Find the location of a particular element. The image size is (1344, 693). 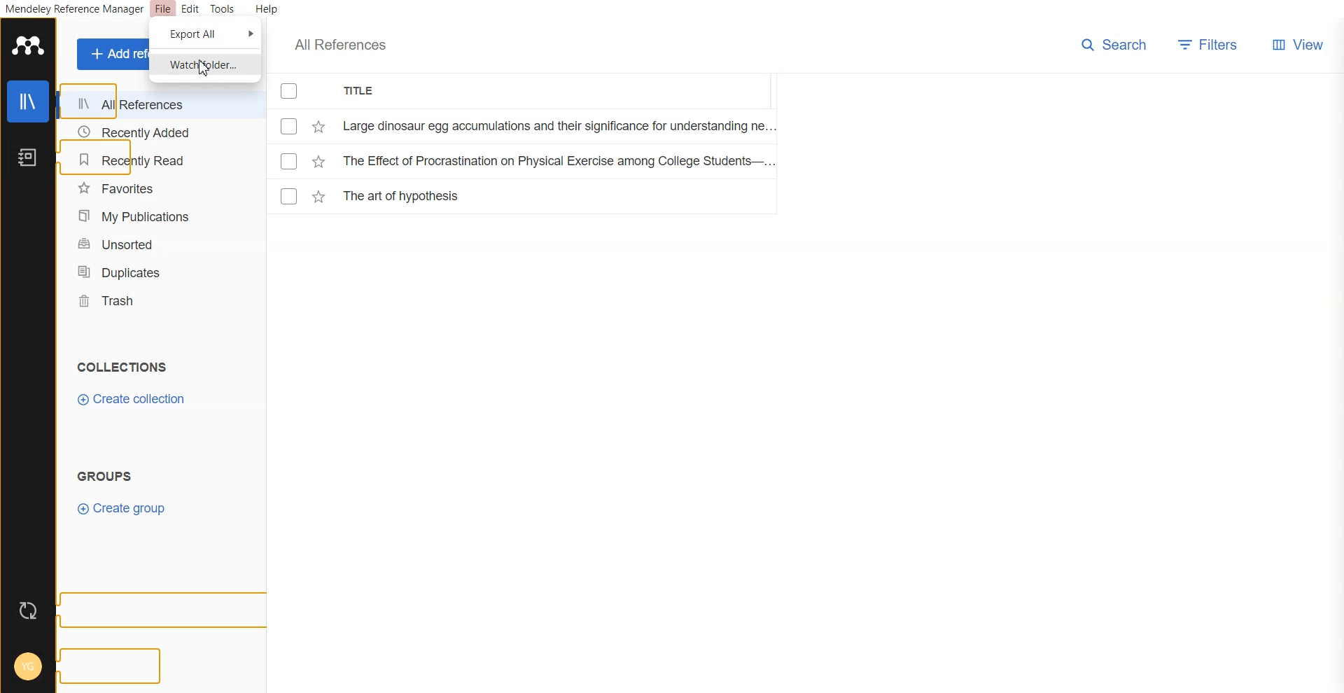

Text is located at coordinates (121, 367).